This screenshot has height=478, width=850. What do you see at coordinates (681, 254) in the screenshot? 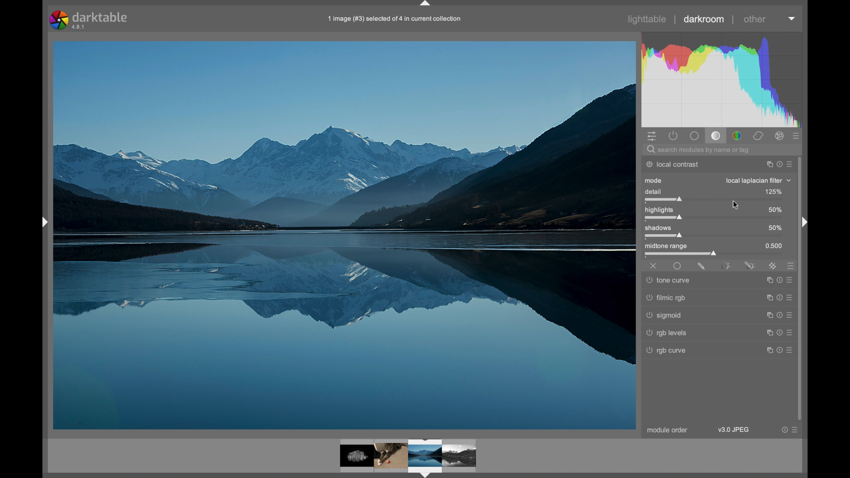
I see `slider` at bounding box center [681, 254].